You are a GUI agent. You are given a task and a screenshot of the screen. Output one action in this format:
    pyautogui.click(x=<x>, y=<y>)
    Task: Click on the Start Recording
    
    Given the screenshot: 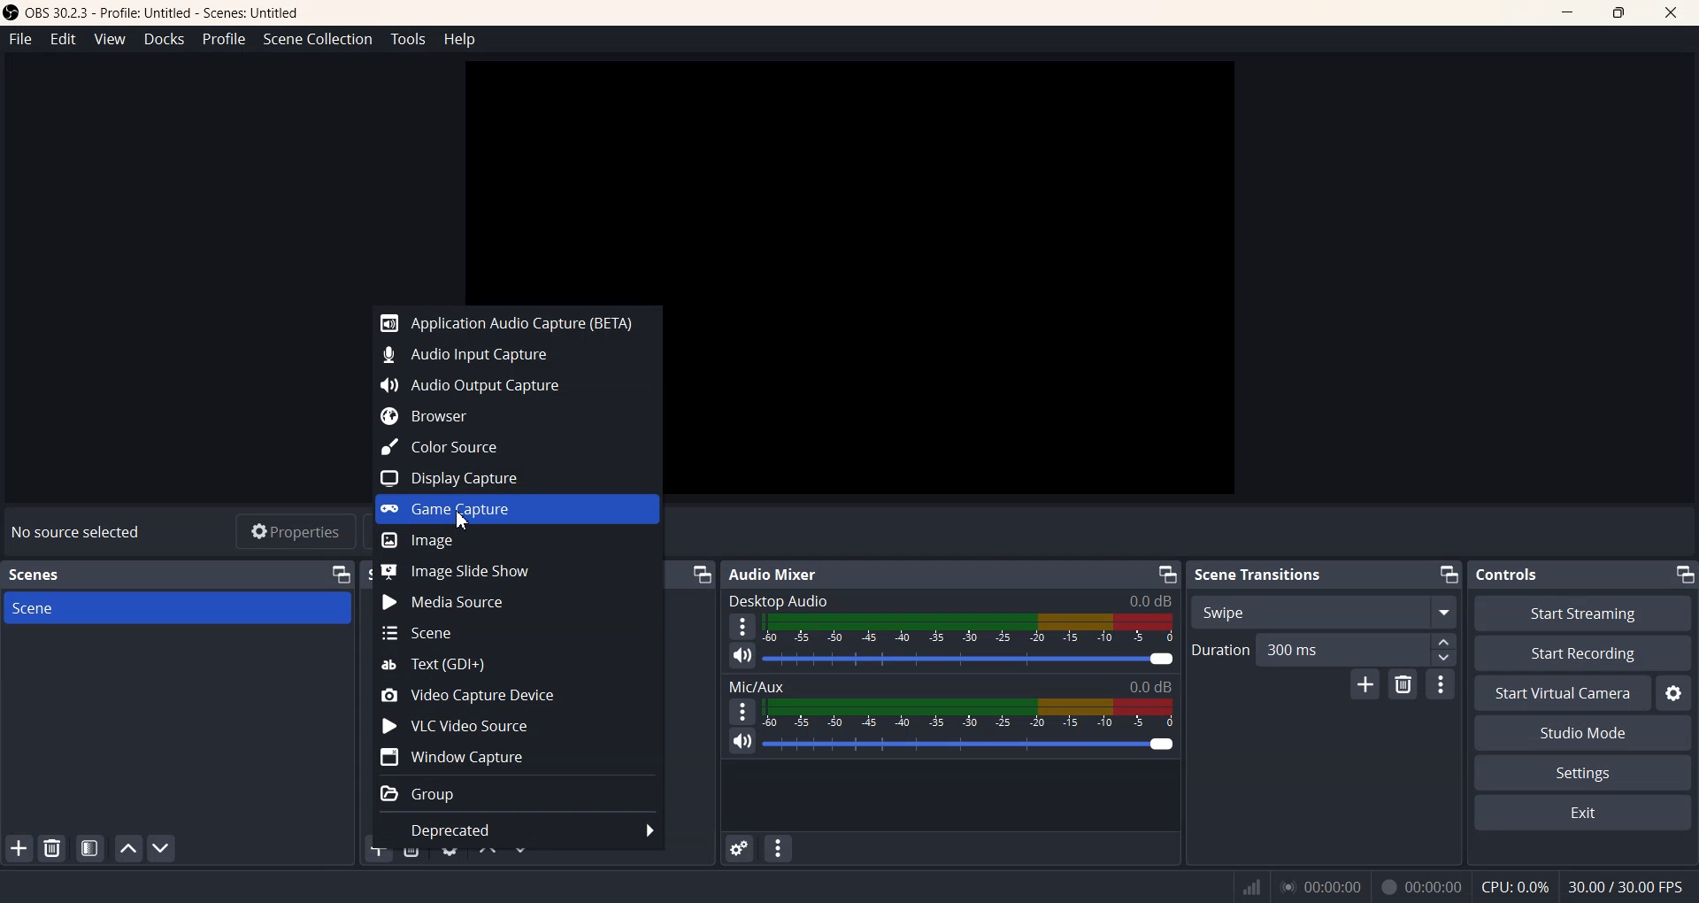 What is the action you would take?
    pyautogui.click(x=1582, y=652)
    